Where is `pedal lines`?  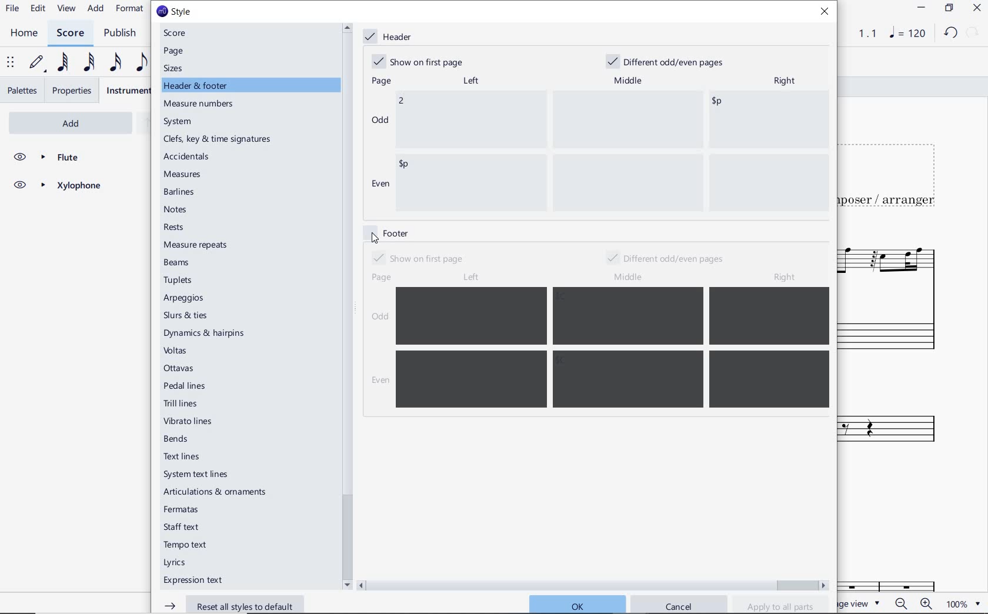 pedal lines is located at coordinates (186, 385).